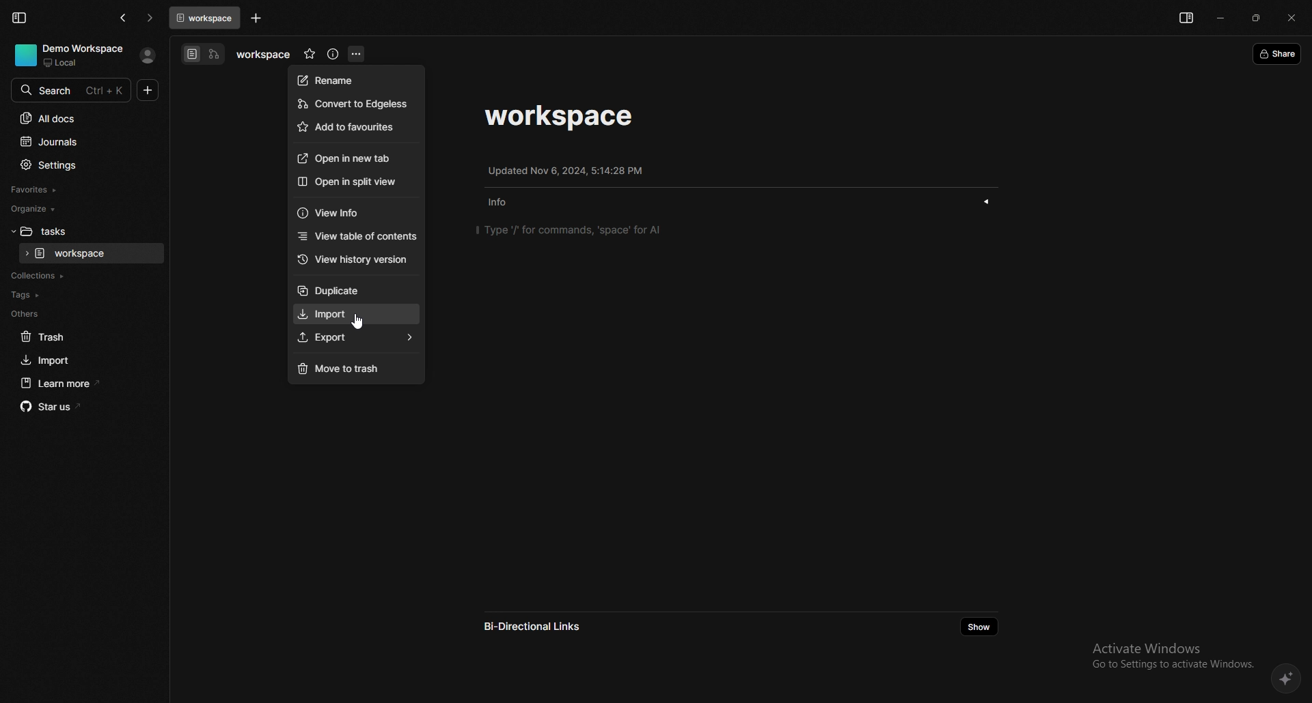  Describe the element at coordinates (356, 315) in the screenshot. I see `import` at that location.